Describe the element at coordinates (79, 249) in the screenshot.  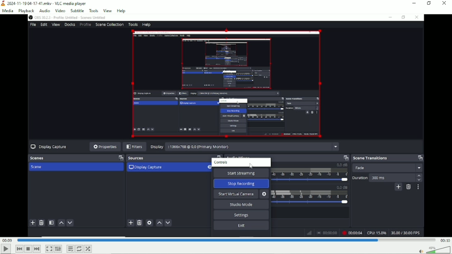
I see `Toggle between loop all, loop one and no loop` at that location.